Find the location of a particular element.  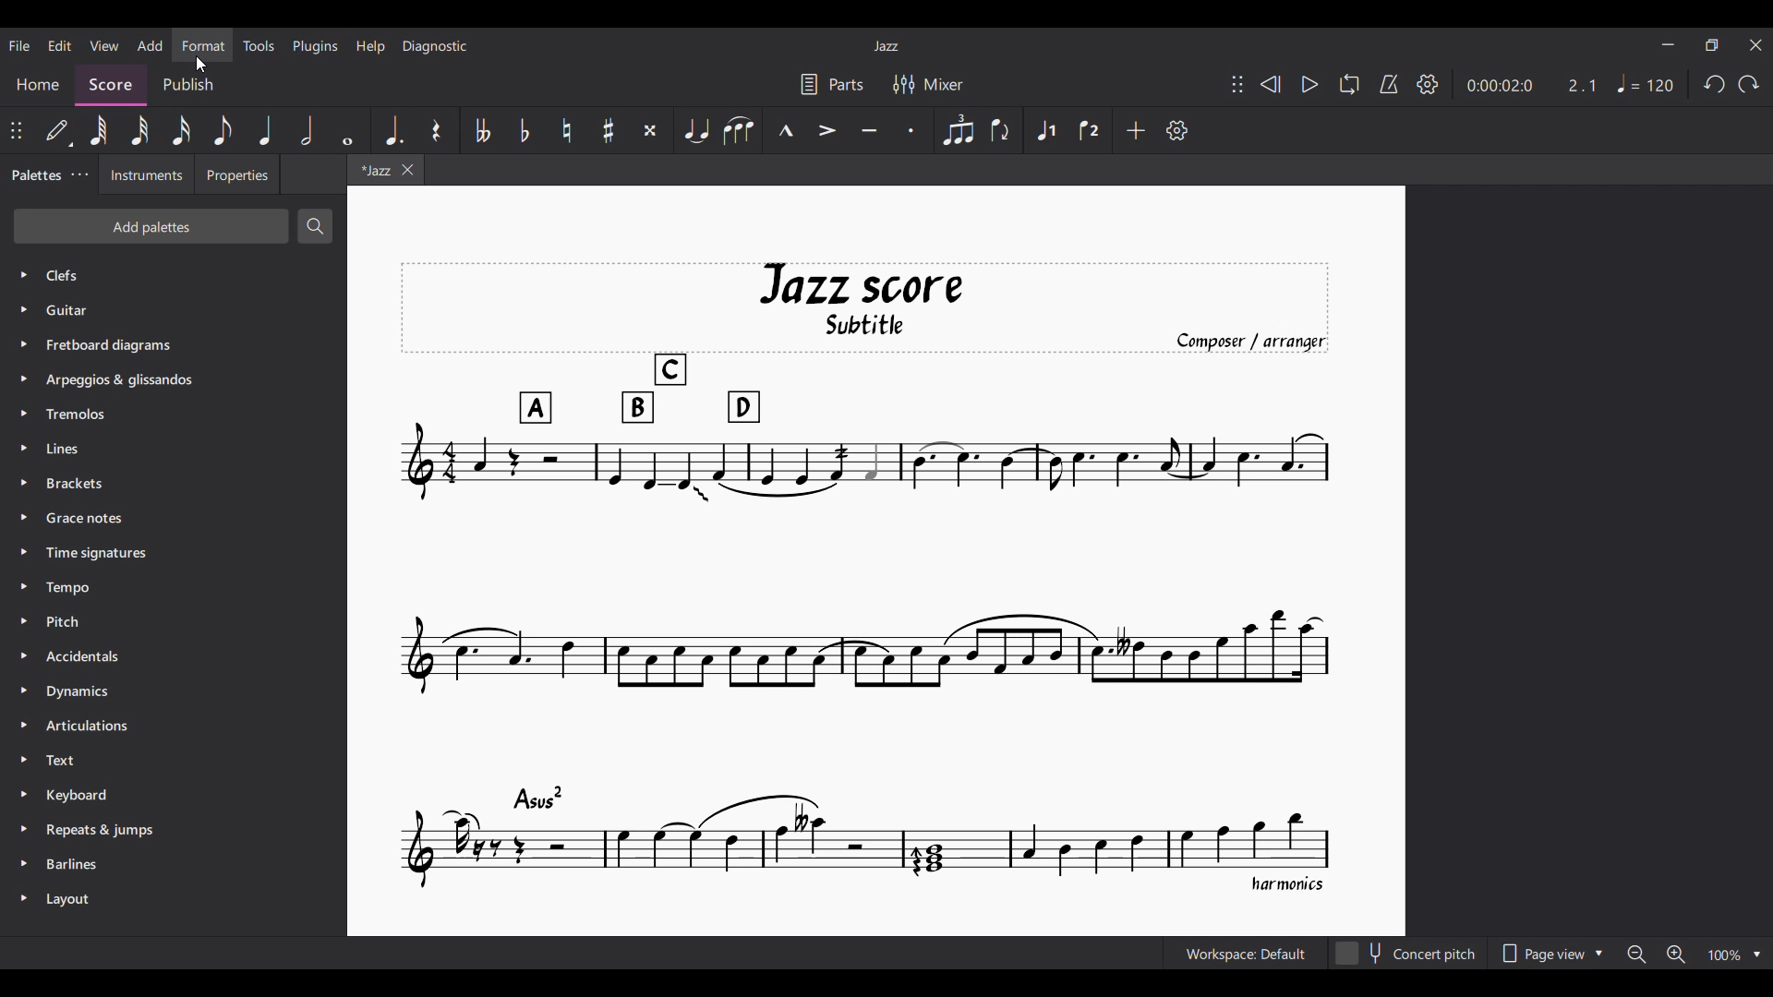

Time is located at coordinates (101, 555).